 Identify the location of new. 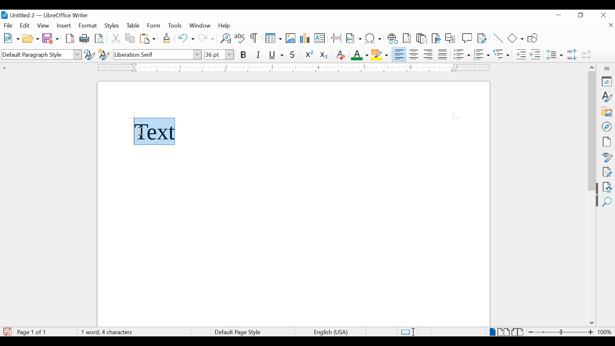
(12, 38).